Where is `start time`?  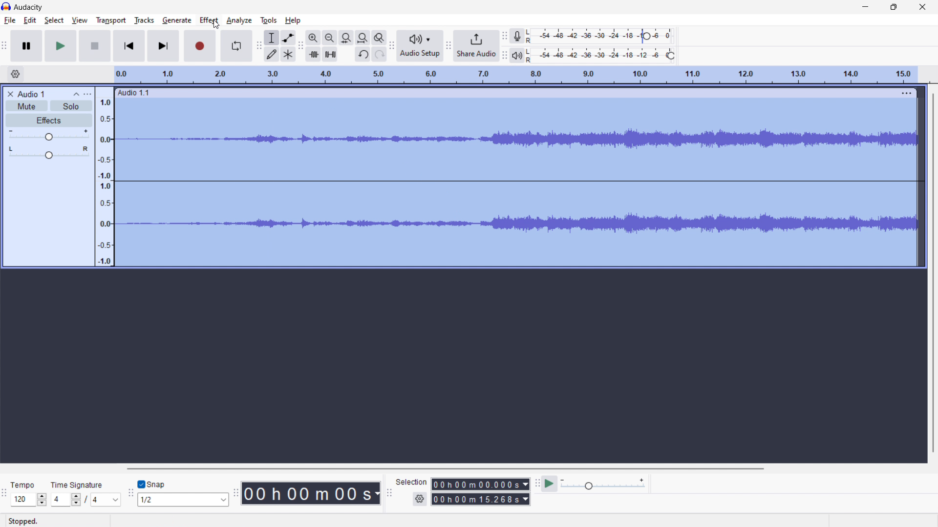 start time is located at coordinates (481, 484).